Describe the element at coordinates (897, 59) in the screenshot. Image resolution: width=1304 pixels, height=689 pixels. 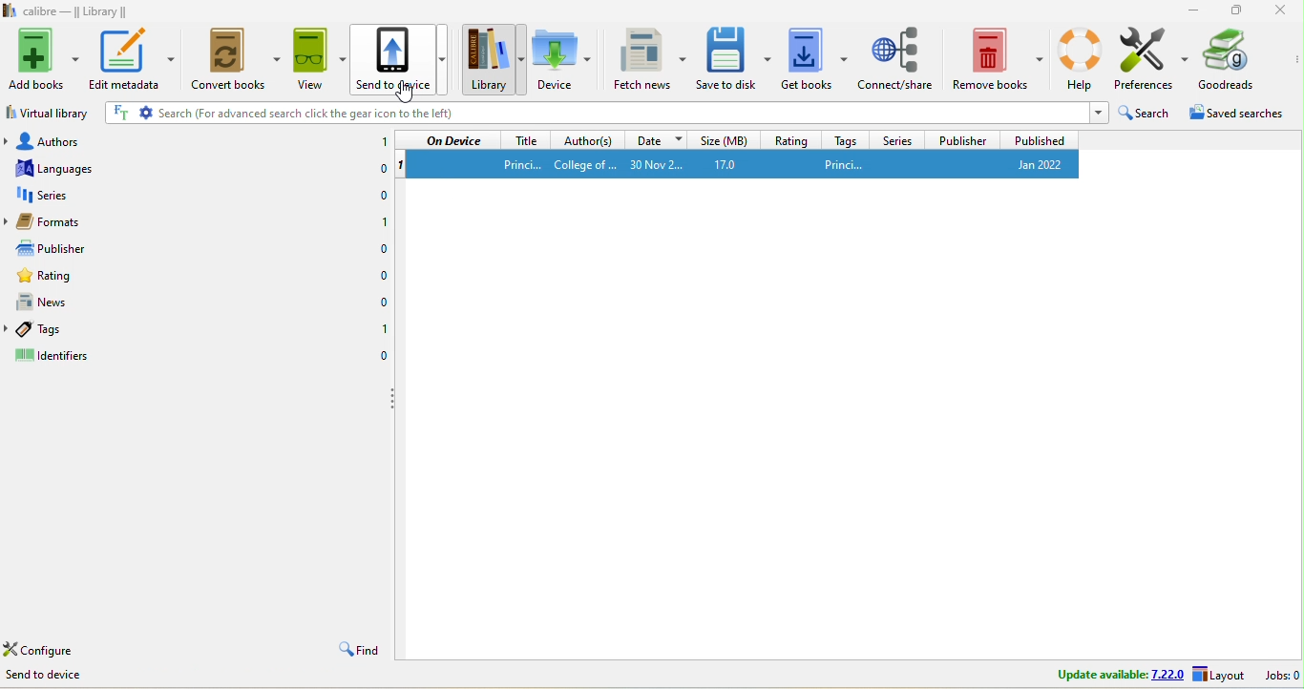
I see `connect/share` at that location.